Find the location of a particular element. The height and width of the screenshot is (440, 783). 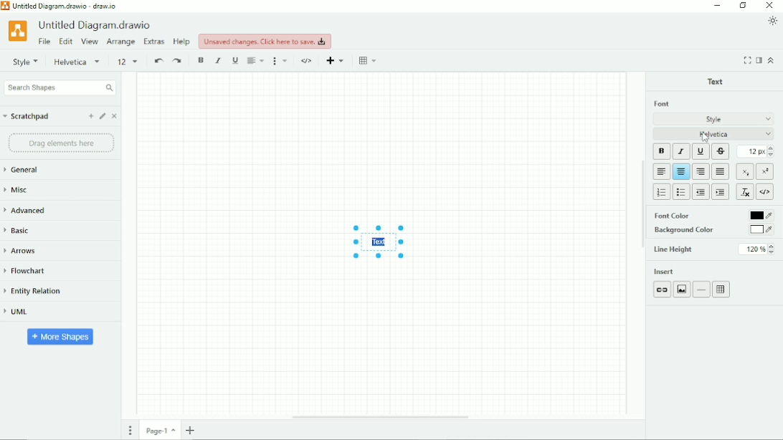

More Shapes is located at coordinates (61, 337).